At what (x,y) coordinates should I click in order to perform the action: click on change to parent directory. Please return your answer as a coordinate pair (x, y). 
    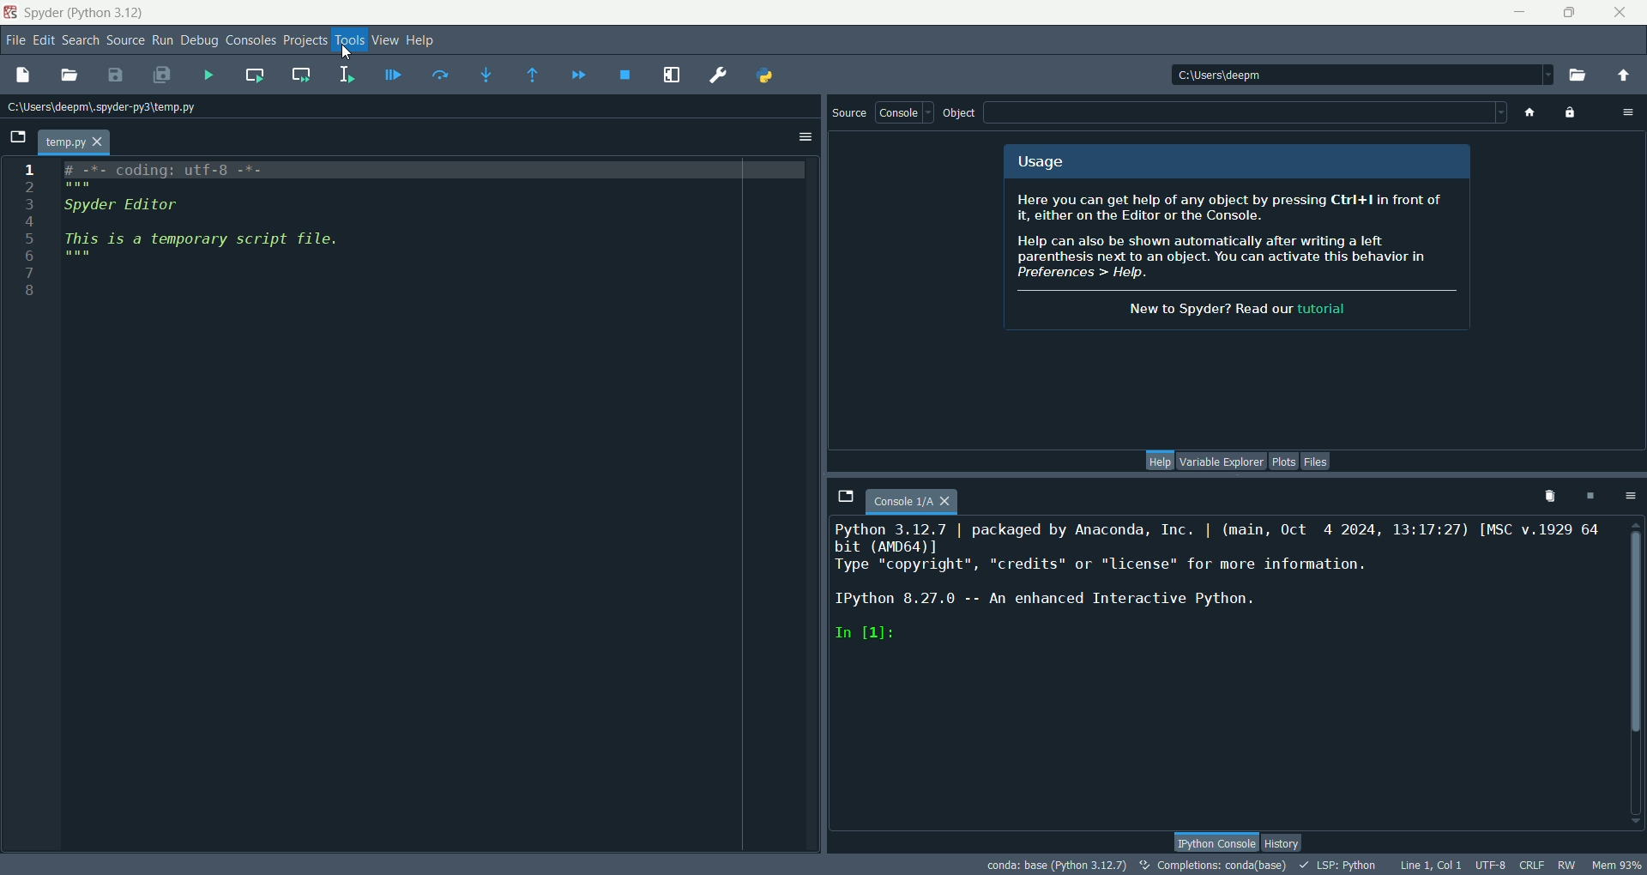
    Looking at the image, I should click on (1627, 75).